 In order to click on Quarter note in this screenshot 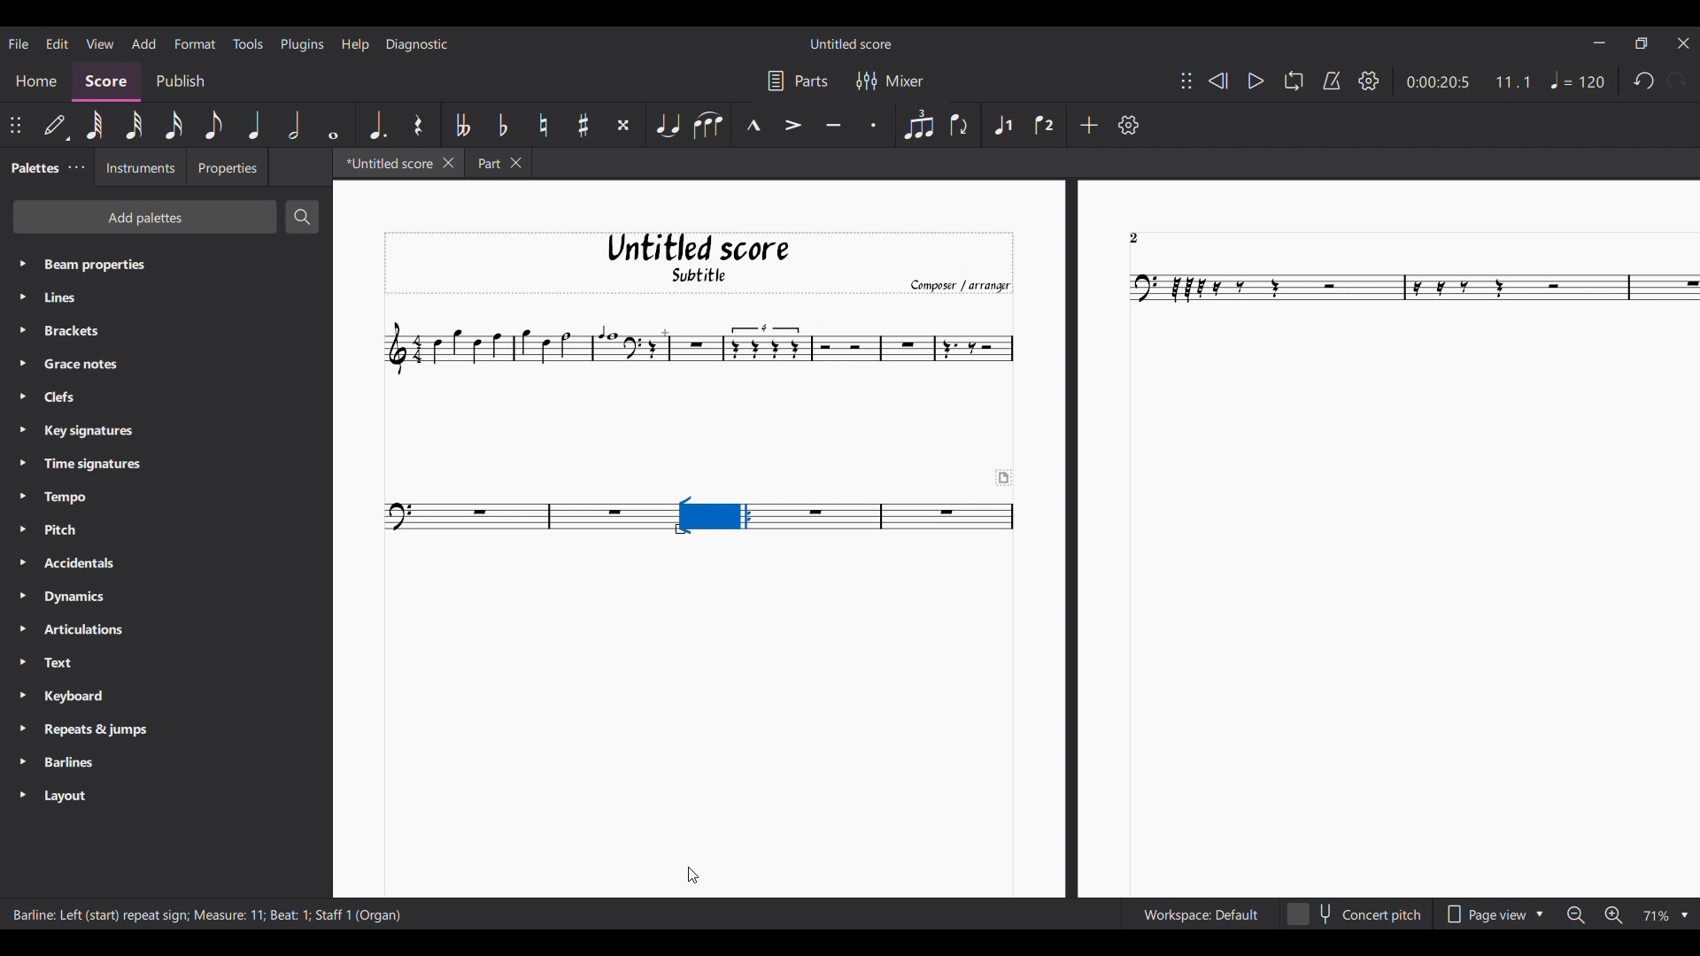, I will do `click(255, 125)`.